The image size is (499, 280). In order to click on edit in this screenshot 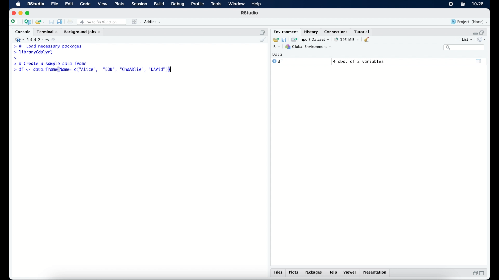, I will do `click(69, 4)`.